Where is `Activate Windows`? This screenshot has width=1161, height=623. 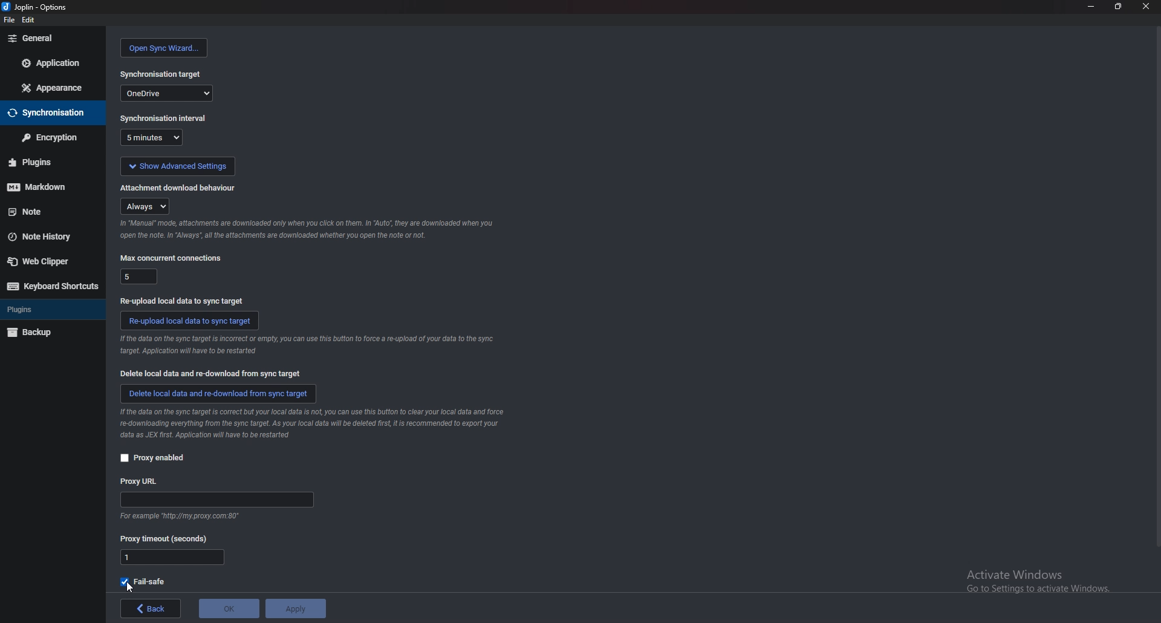
Activate Windows is located at coordinates (1036, 582).